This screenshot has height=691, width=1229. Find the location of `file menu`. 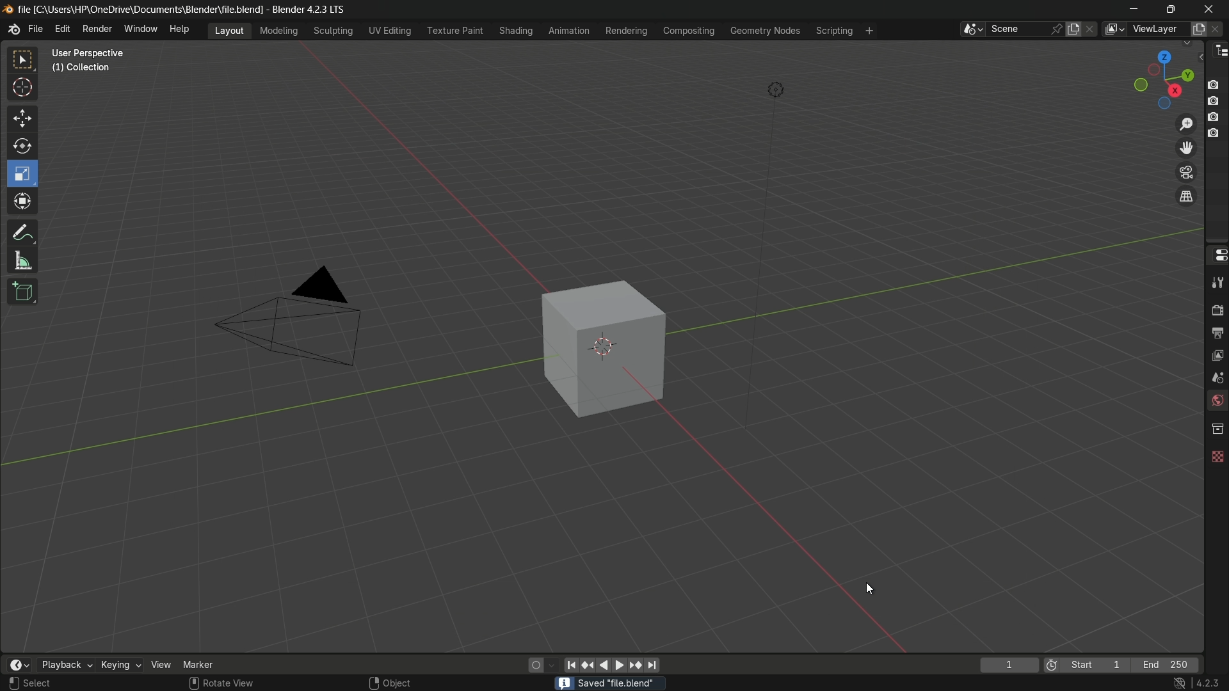

file menu is located at coordinates (35, 29).